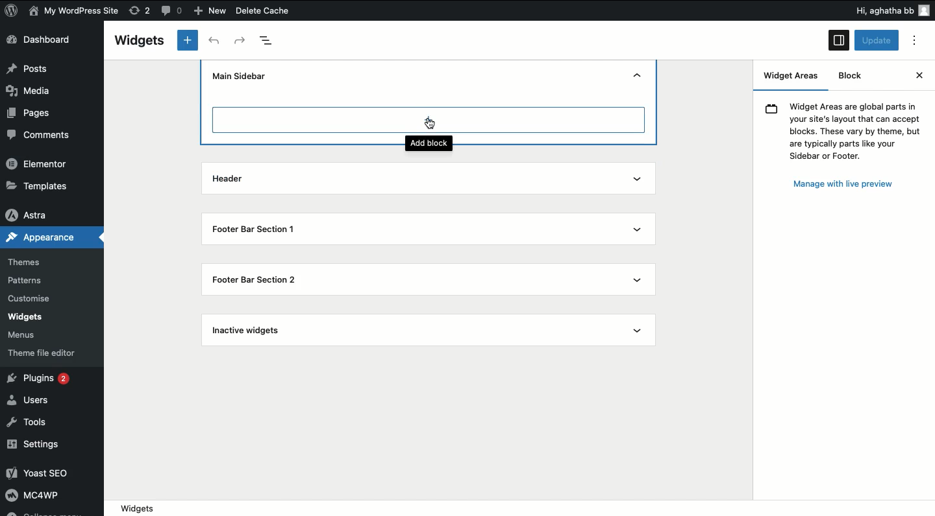 The width and height of the screenshot is (935, 516). Describe the element at coordinates (251, 331) in the screenshot. I see `Inactive widgets` at that location.